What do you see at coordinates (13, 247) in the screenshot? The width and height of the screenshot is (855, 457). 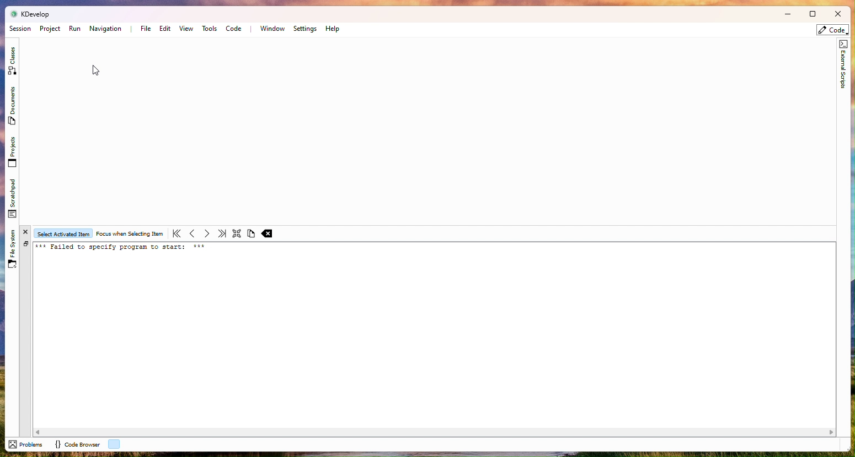 I see `File System` at bounding box center [13, 247].